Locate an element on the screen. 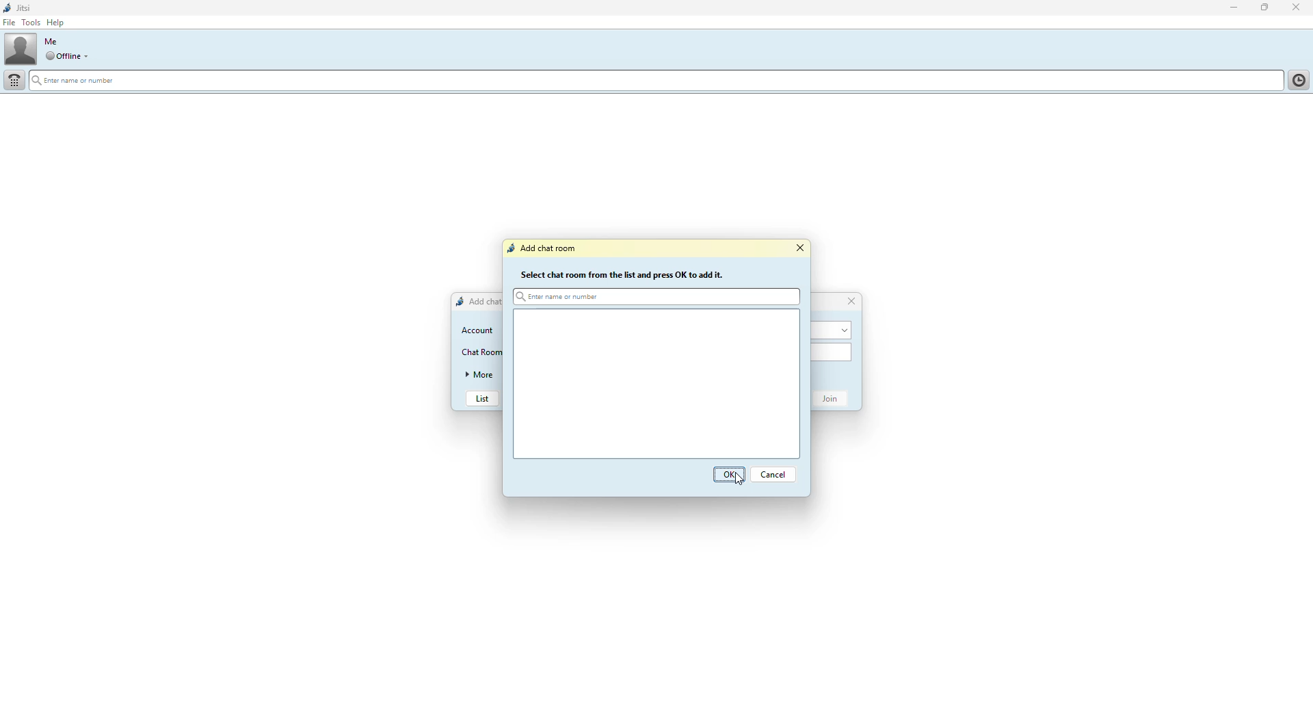 The height and width of the screenshot is (706, 1313). jitsi is located at coordinates (18, 8).